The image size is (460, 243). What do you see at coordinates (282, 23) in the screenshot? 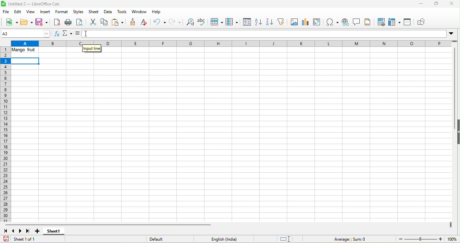
I see `auto filter` at bounding box center [282, 23].